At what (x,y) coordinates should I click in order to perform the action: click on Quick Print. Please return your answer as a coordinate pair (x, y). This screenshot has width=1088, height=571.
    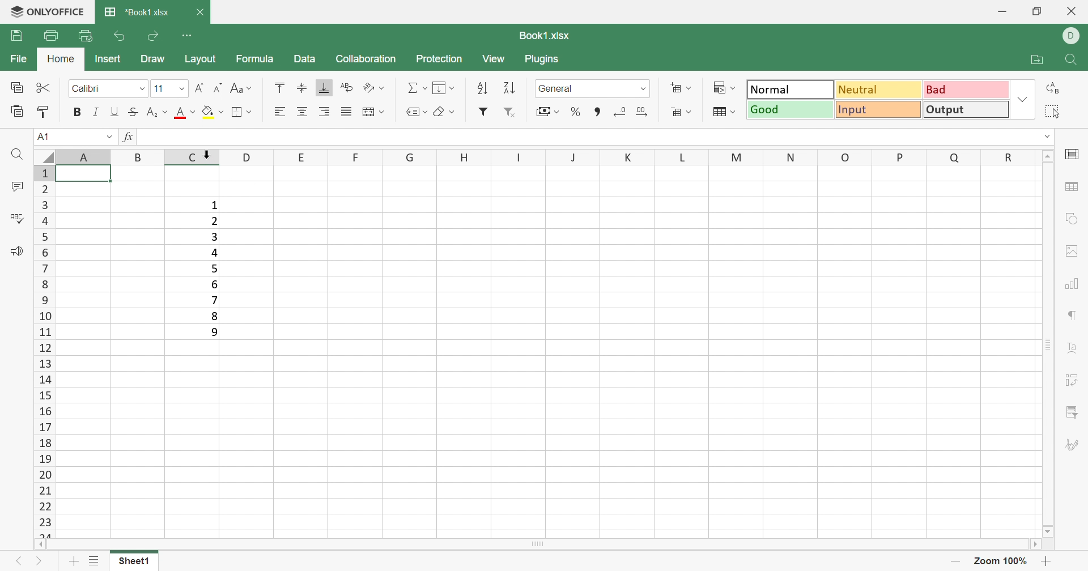
    Looking at the image, I should click on (84, 37).